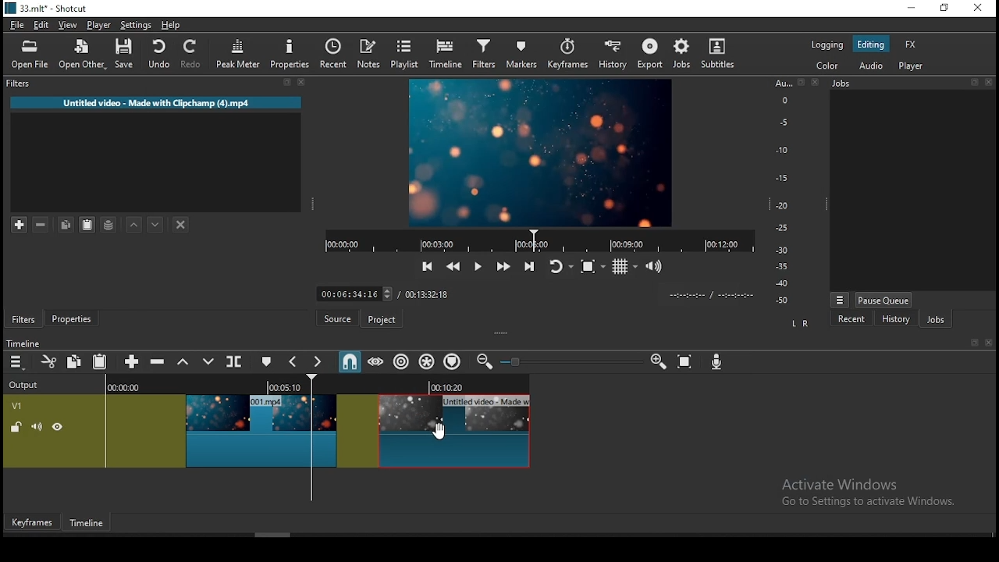 The height and width of the screenshot is (562, 999). What do you see at coordinates (973, 343) in the screenshot?
I see `` at bounding box center [973, 343].